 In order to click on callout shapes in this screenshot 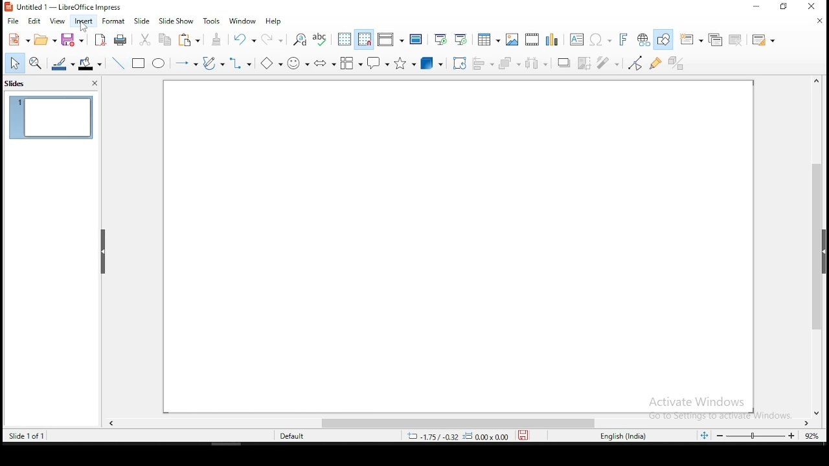, I will do `click(380, 63)`.